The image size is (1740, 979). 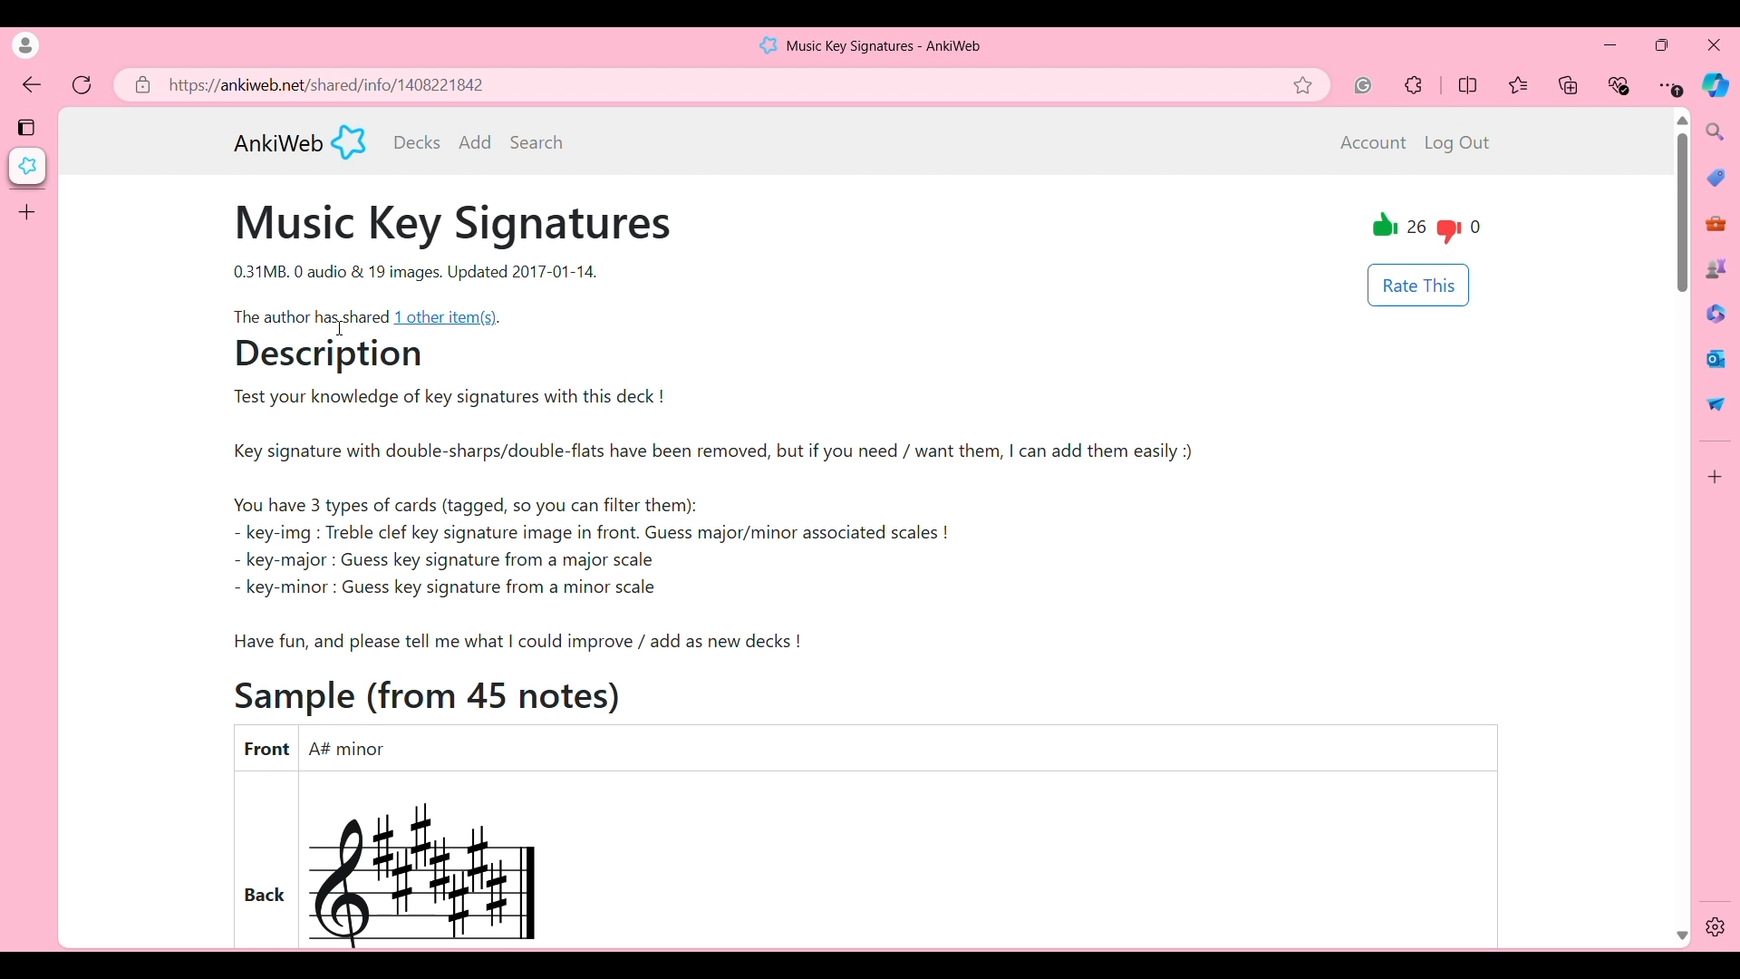 I want to click on Click to go back, so click(x=33, y=86).